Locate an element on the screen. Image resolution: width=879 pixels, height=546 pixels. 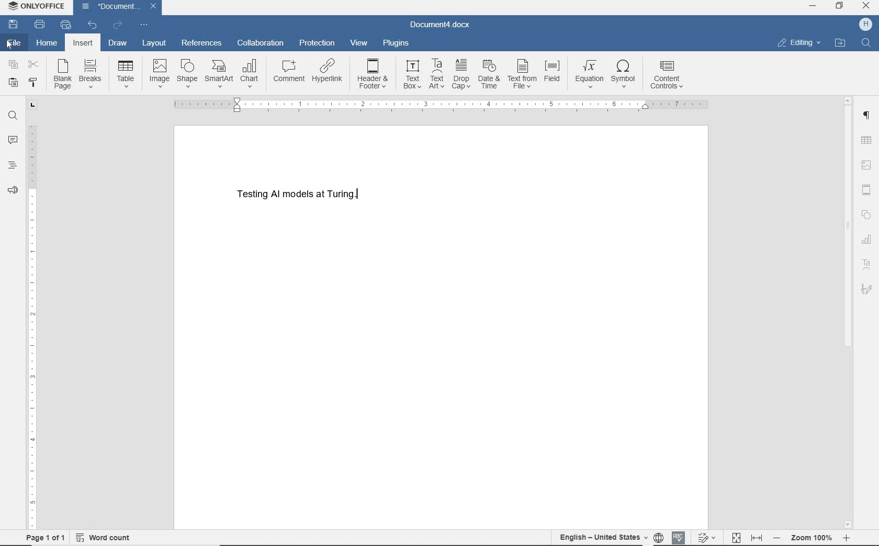
header & footer is located at coordinates (373, 73).